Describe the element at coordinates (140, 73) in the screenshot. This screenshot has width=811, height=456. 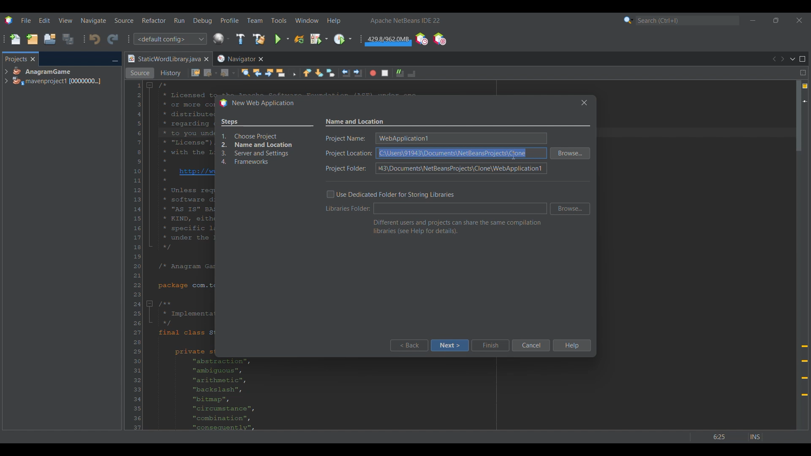
I see `Source view` at that location.